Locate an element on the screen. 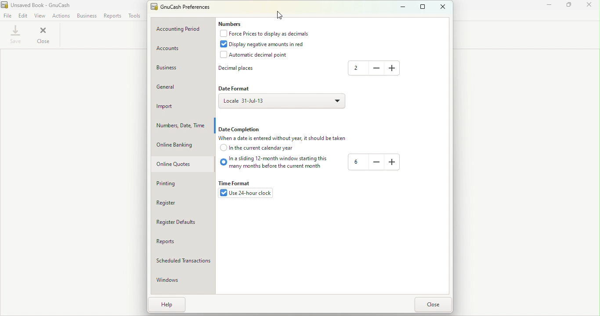  6 is located at coordinates (354, 162).